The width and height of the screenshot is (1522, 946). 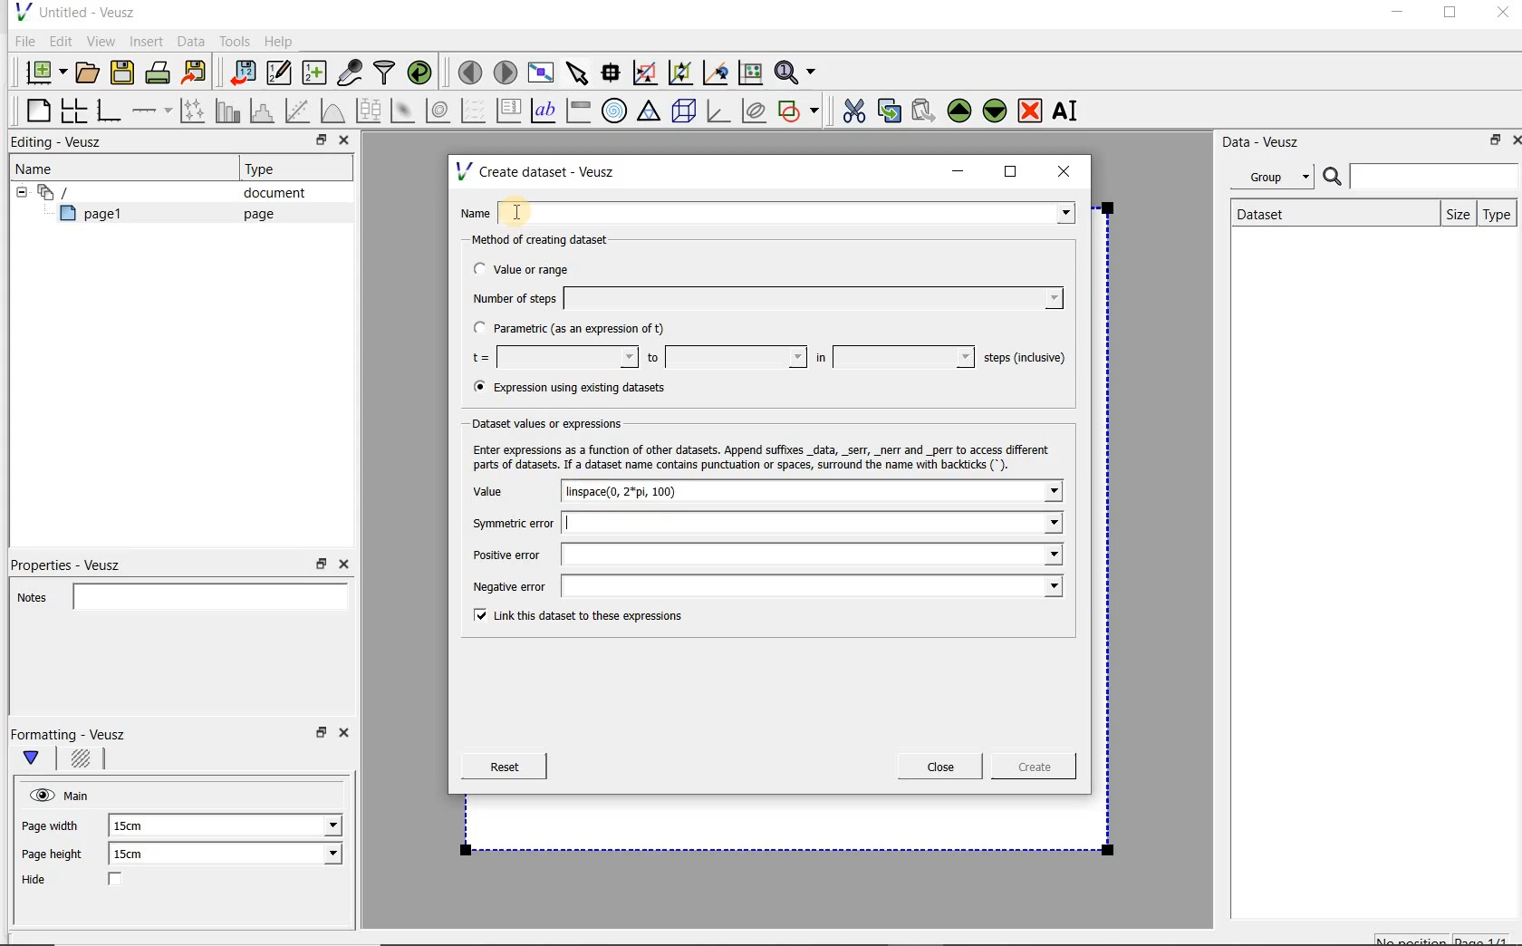 I want to click on Close, so click(x=940, y=767).